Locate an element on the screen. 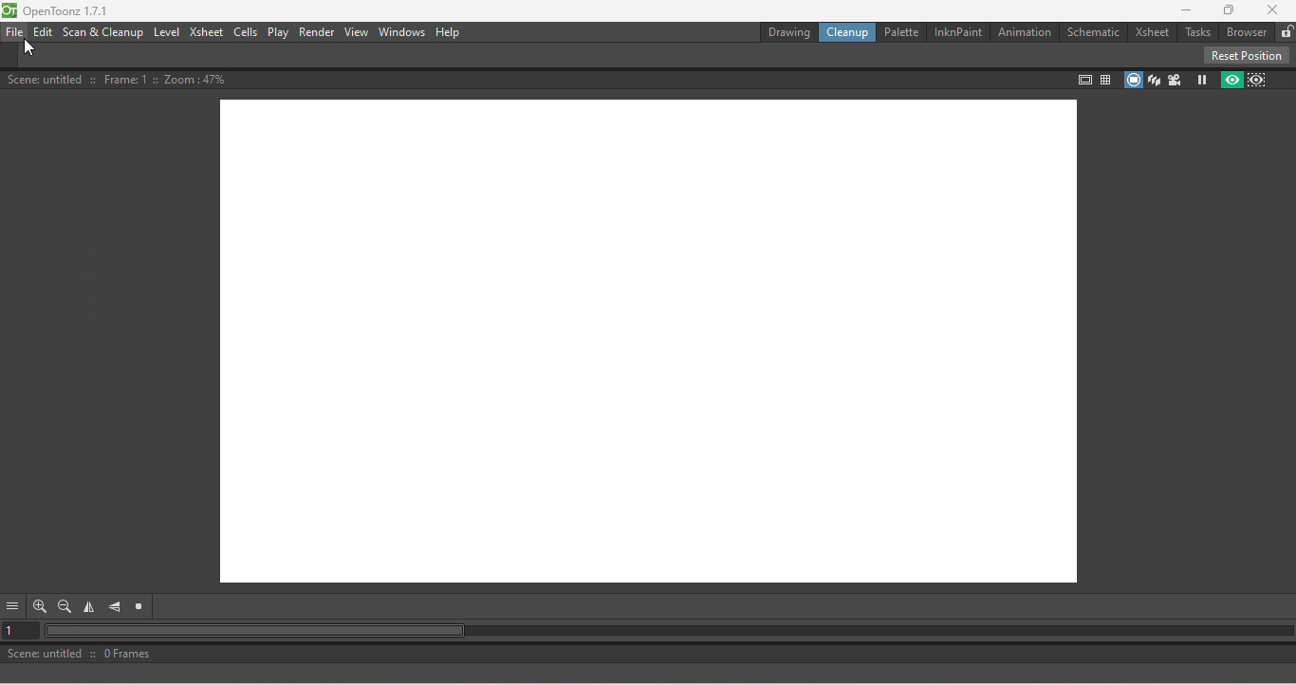 The width and height of the screenshot is (1296, 685). Zoom out is located at coordinates (65, 606).